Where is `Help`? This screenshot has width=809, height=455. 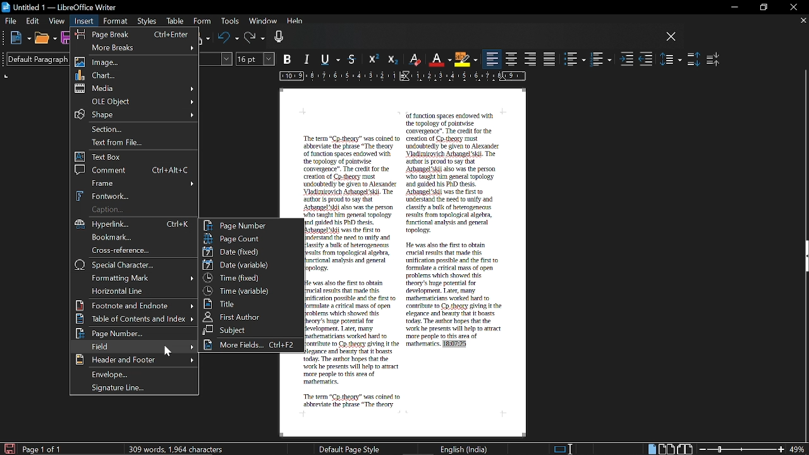 Help is located at coordinates (296, 23).